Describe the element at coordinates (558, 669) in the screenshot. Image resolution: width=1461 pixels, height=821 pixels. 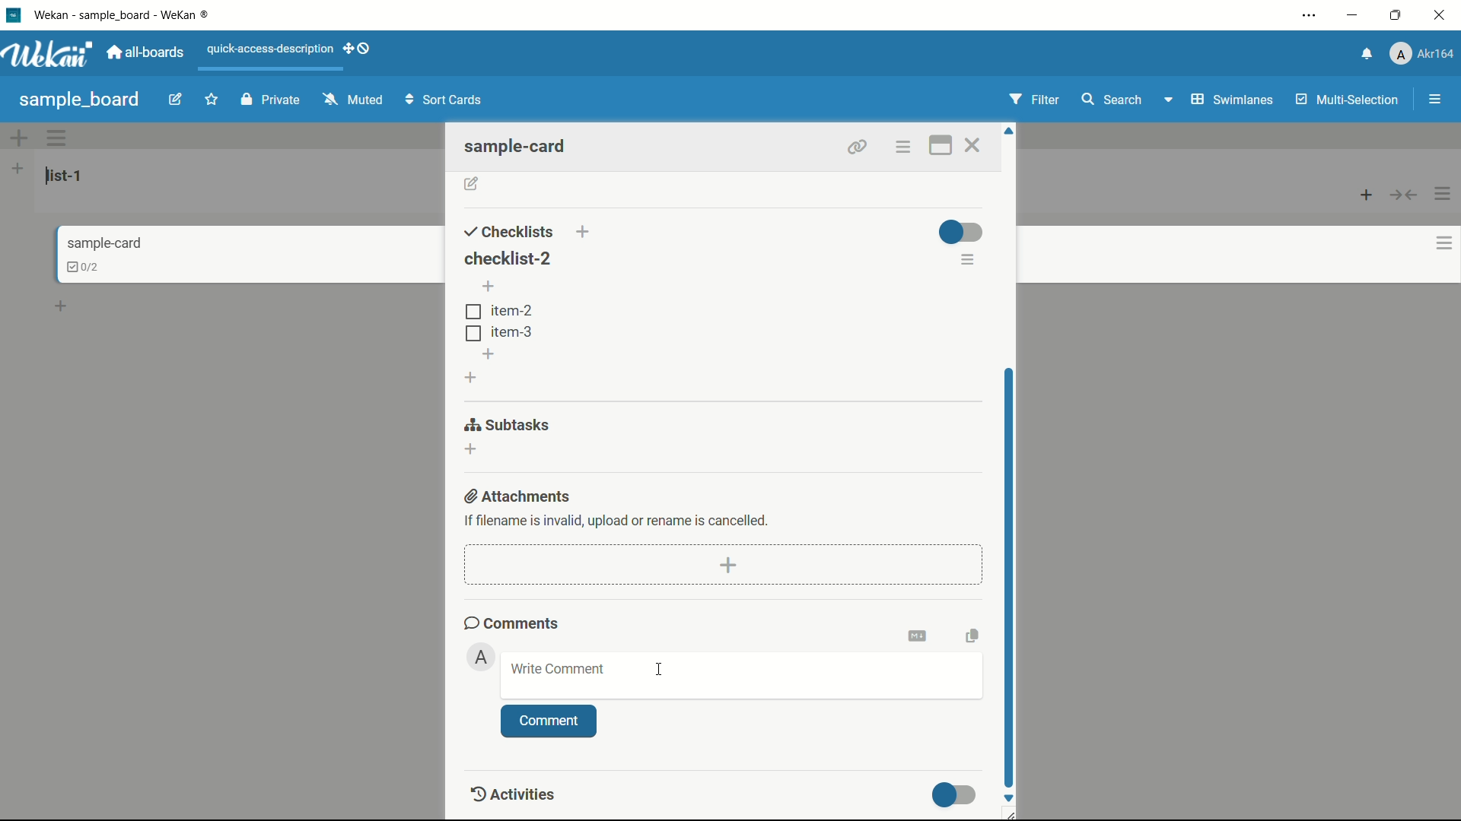
I see `write comment ` at that location.